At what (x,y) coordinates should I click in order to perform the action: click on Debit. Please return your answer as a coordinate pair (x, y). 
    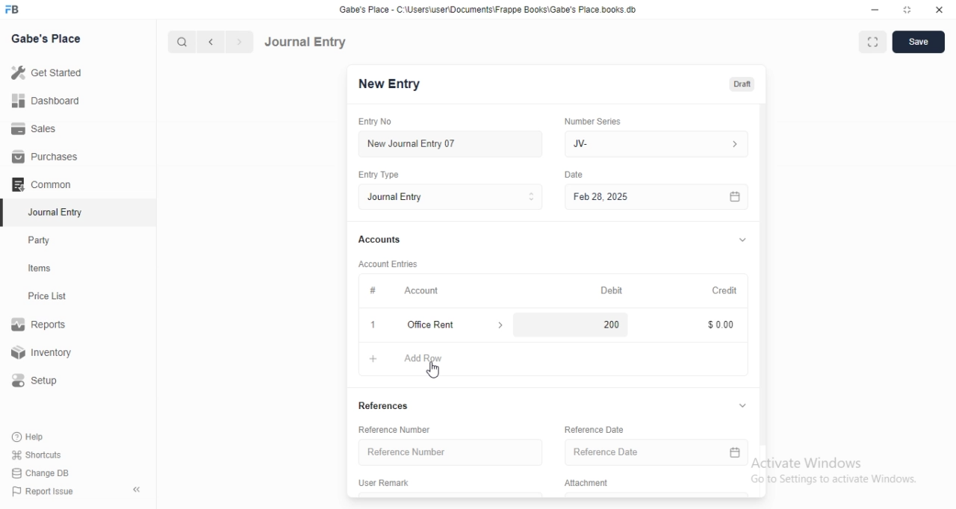
    Looking at the image, I should click on (609, 289).